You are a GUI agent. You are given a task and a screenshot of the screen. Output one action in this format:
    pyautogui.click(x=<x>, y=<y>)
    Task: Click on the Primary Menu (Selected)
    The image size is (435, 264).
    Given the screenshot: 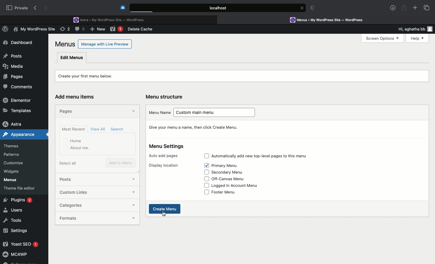 What is the action you would take?
    pyautogui.click(x=229, y=166)
    